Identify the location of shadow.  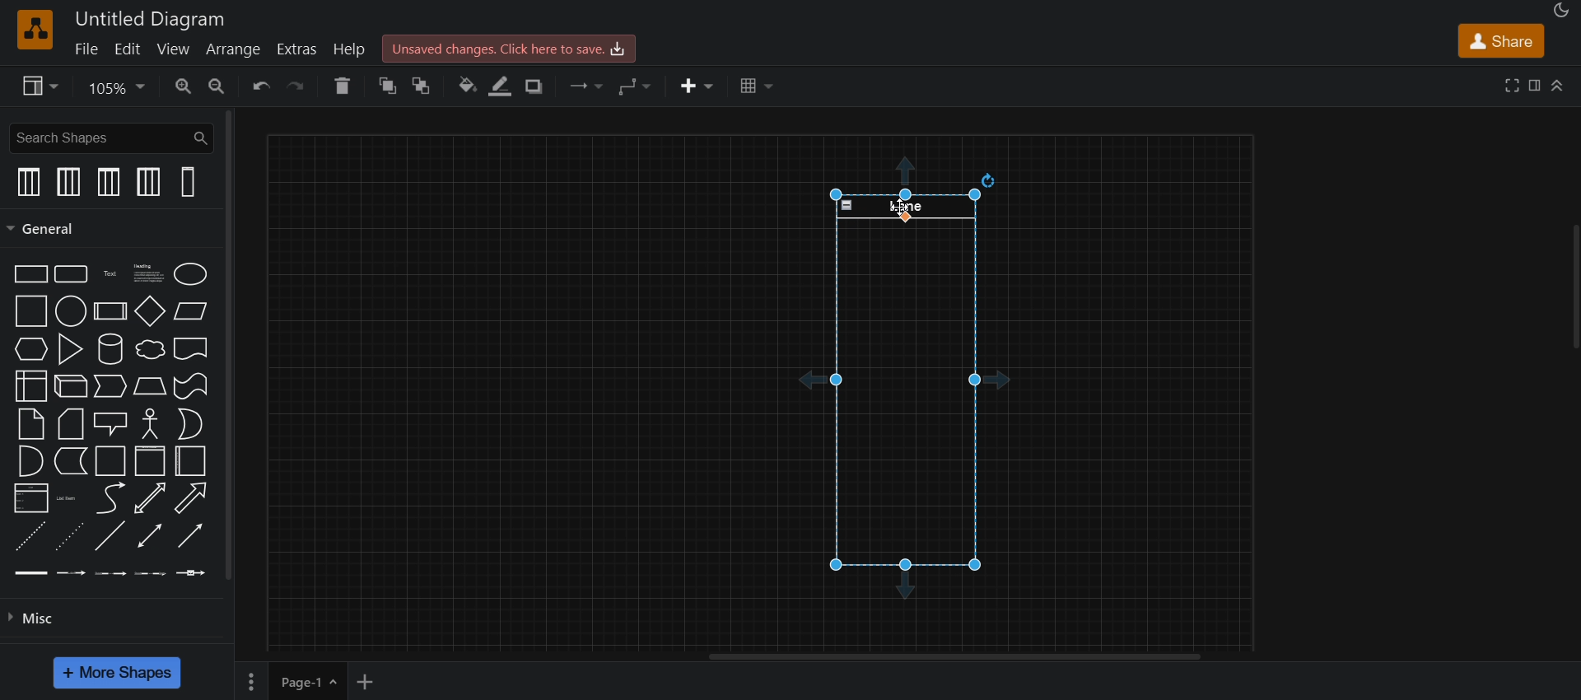
(540, 87).